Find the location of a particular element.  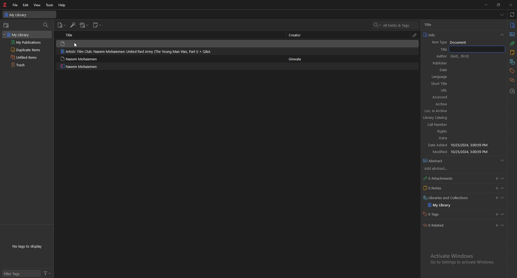

zotero is located at coordinates (6, 5).